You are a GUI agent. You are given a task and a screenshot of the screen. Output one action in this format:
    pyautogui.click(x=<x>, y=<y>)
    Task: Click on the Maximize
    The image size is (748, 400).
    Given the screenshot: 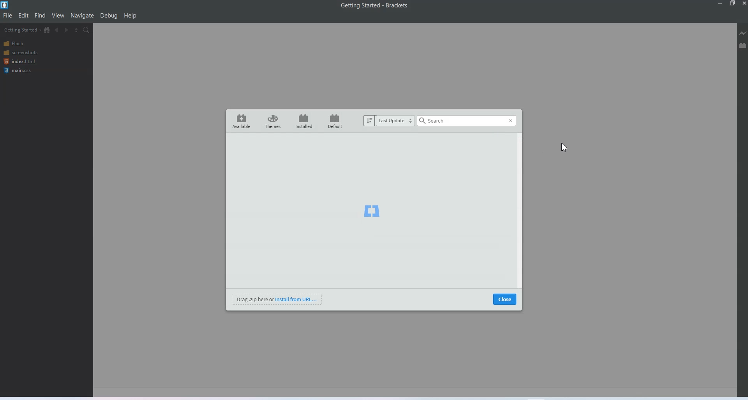 What is the action you would take?
    pyautogui.click(x=733, y=4)
    